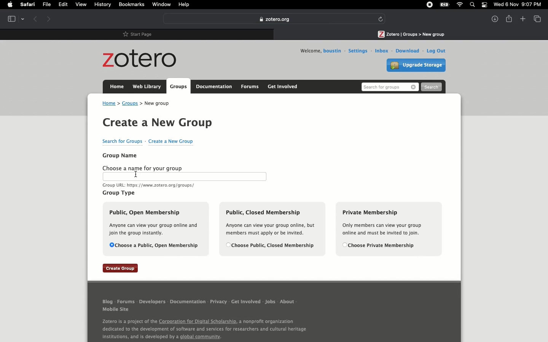 This screenshot has height=342, width=548. I want to click on Get involved, so click(245, 302).